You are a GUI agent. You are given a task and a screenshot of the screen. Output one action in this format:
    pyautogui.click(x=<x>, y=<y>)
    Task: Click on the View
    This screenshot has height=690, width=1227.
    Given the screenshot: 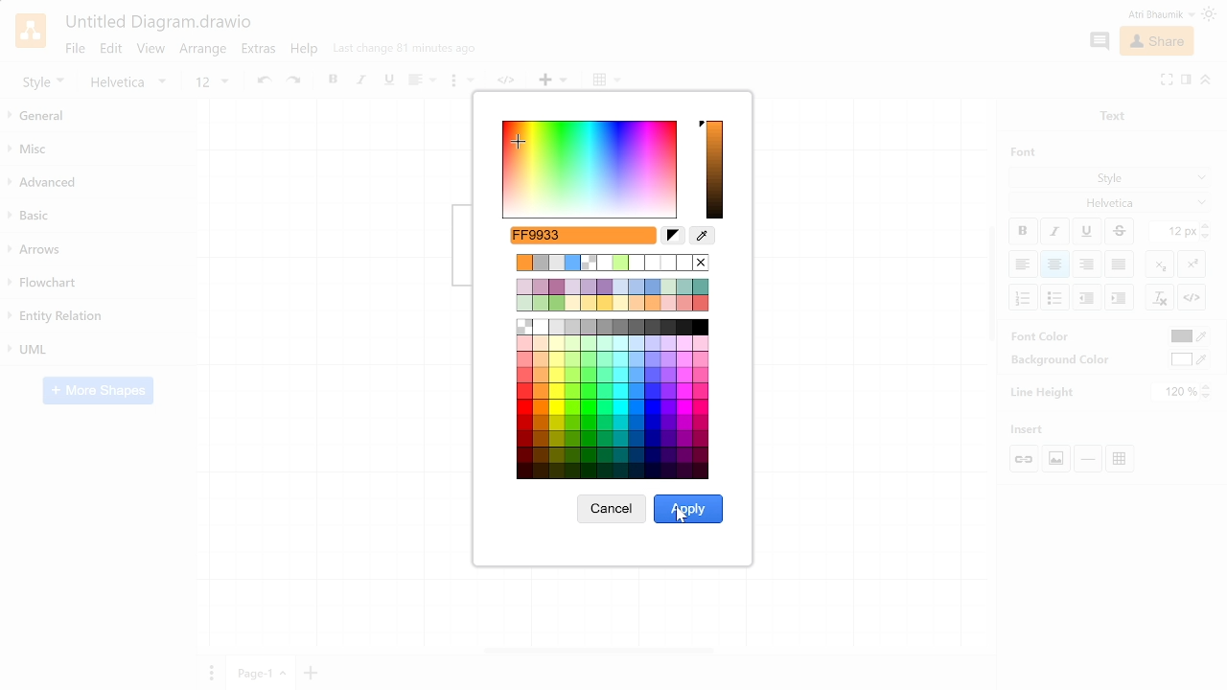 What is the action you would take?
    pyautogui.click(x=151, y=51)
    